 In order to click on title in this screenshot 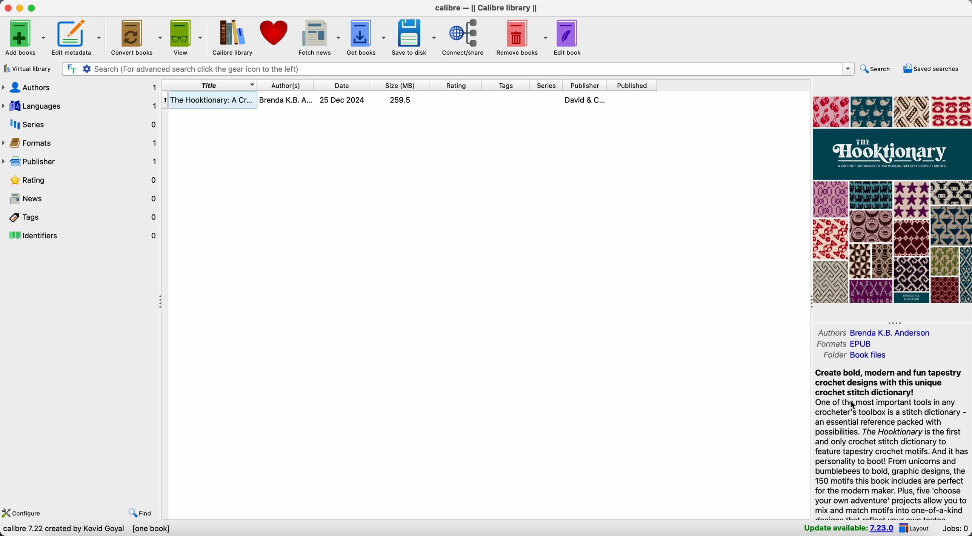, I will do `click(210, 85)`.